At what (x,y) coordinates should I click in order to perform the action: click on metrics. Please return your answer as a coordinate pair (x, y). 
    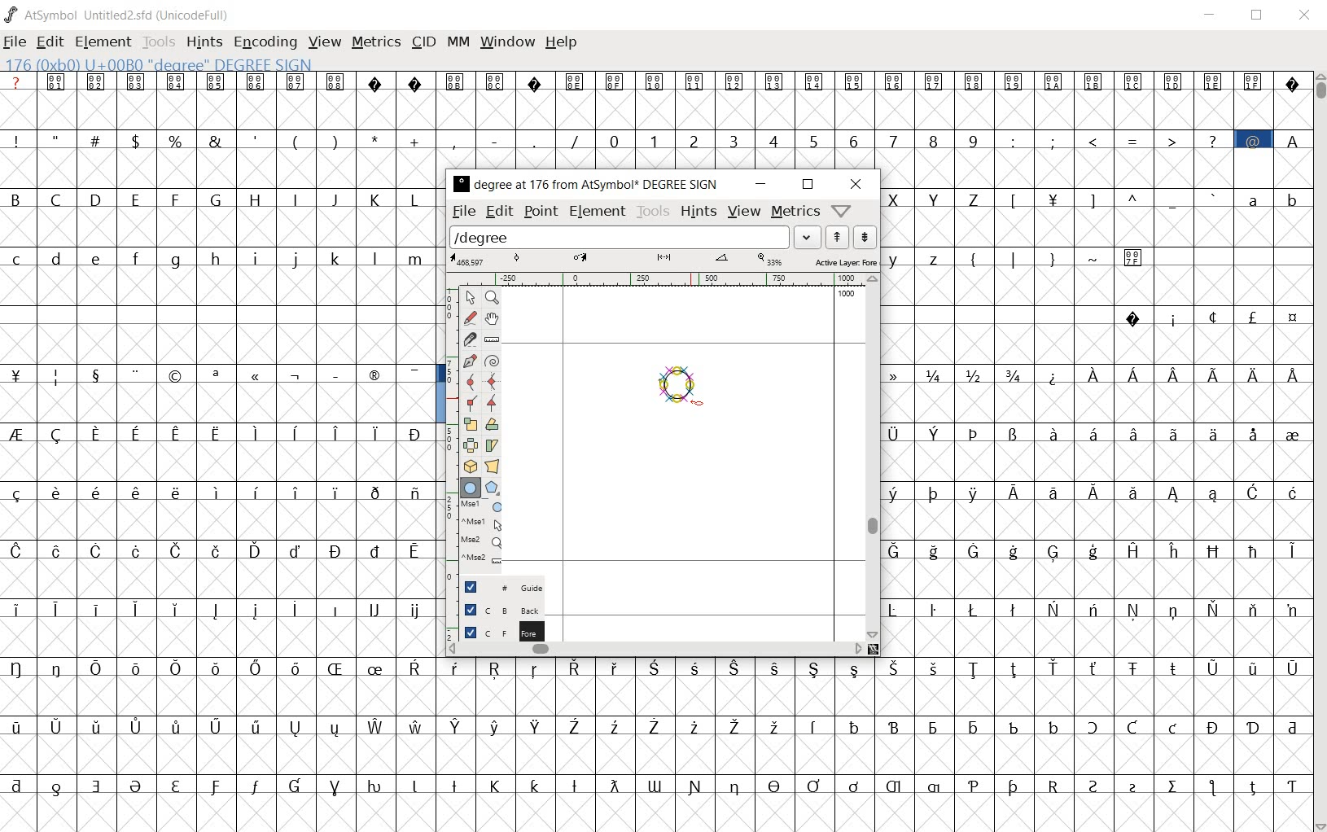
    Looking at the image, I should click on (376, 43).